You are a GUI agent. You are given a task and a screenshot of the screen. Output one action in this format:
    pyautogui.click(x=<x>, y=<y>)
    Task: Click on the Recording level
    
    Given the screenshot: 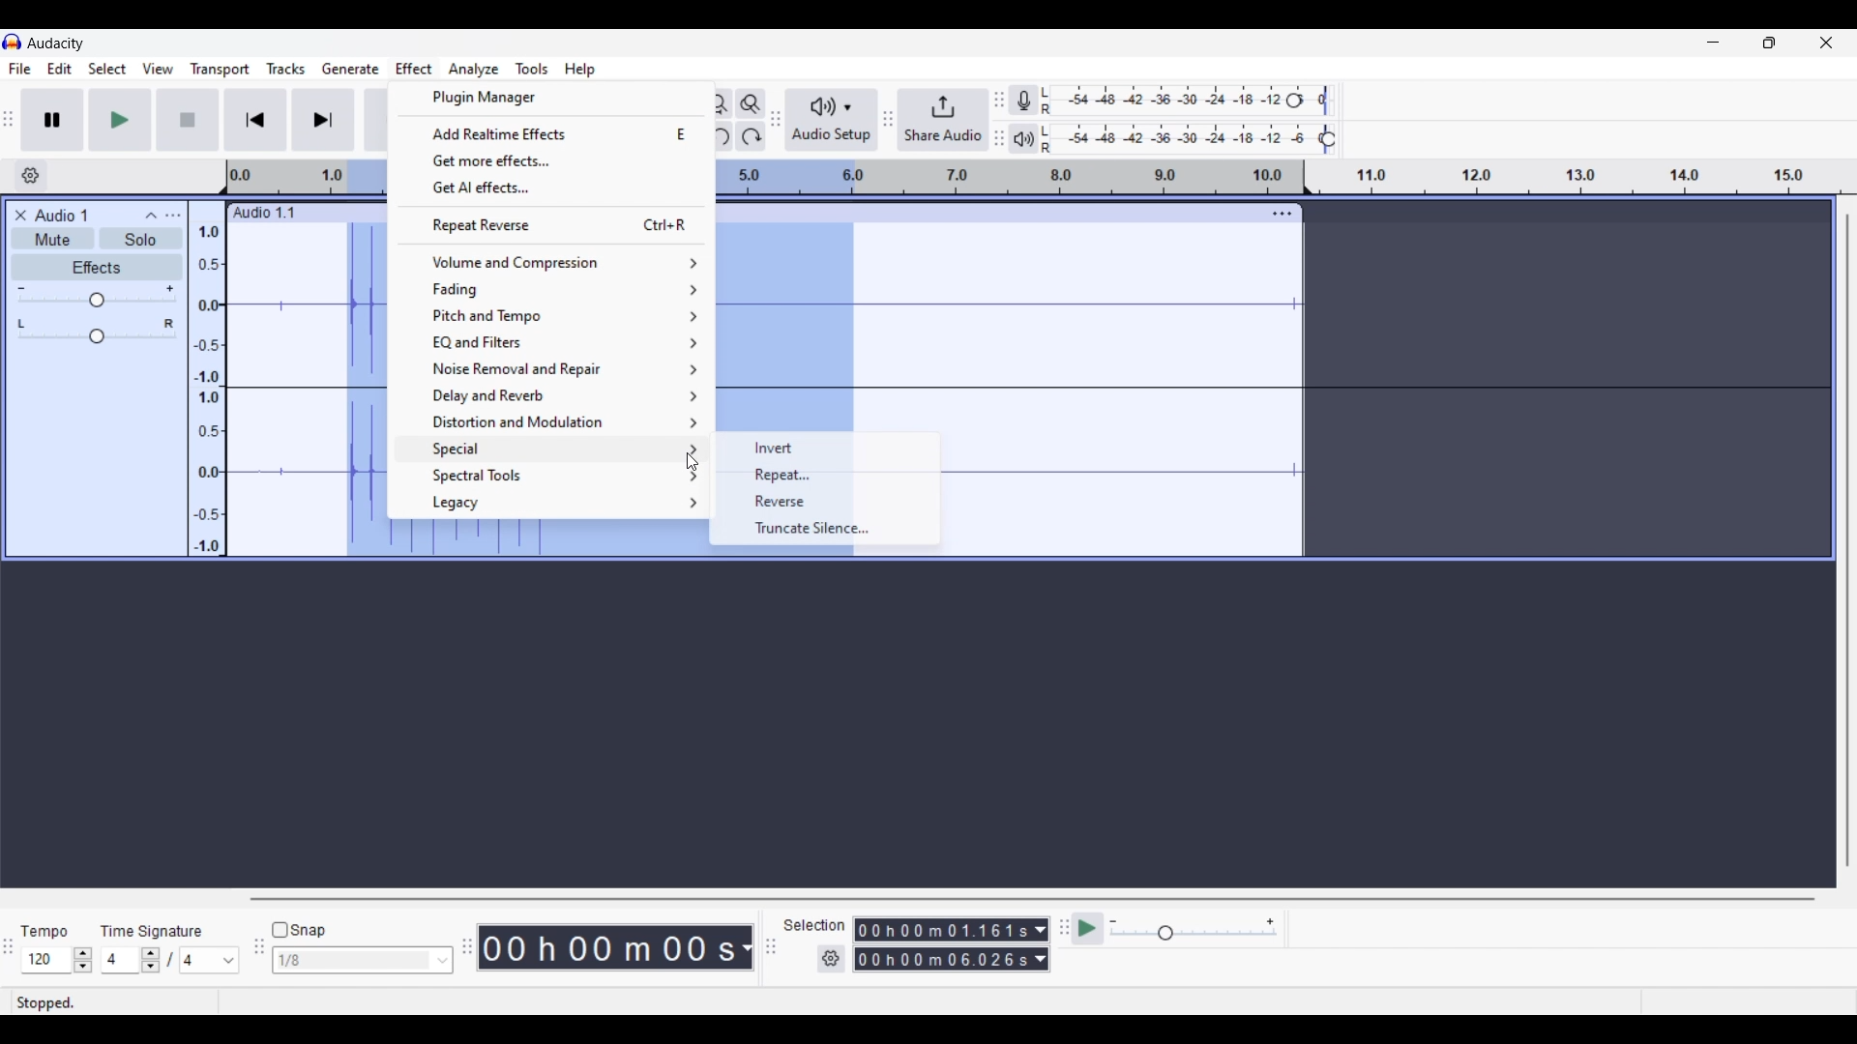 What is the action you would take?
    pyautogui.click(x=1165, y=101)
    